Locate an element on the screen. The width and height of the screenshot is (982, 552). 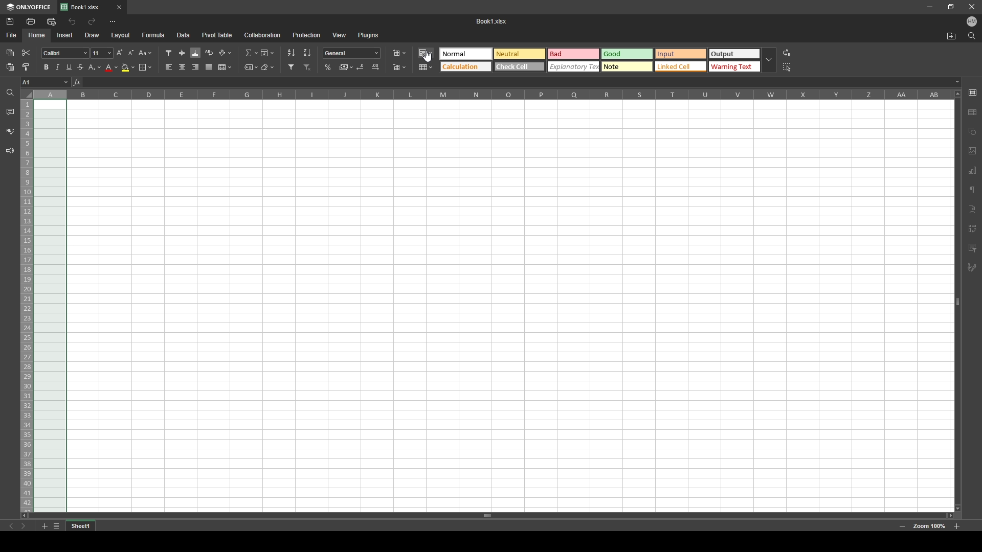
pivot table is located at coordinates (217, 34).